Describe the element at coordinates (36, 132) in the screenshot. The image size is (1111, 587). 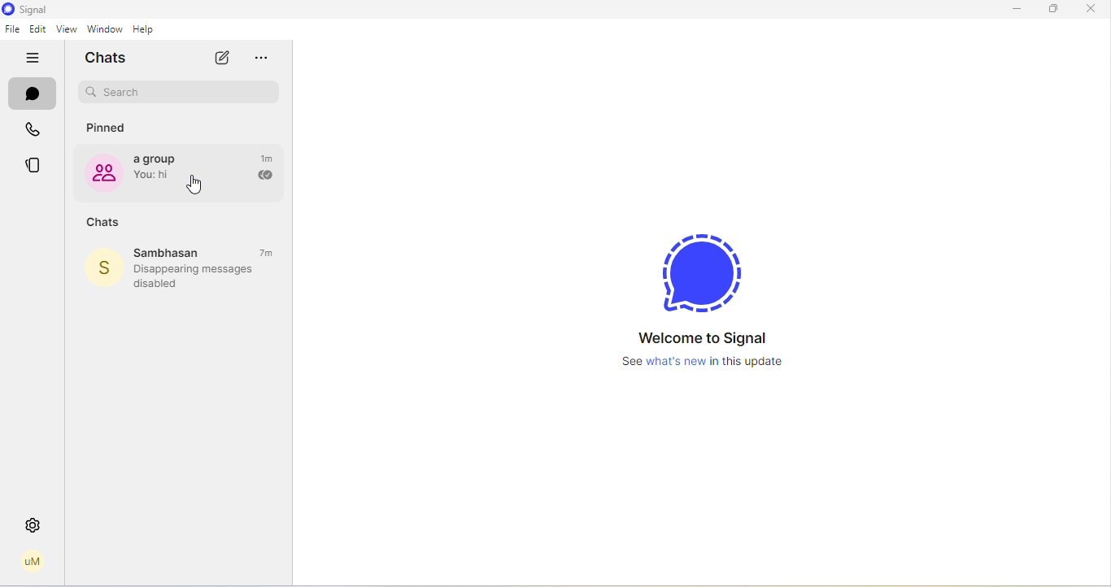
I see `calls` at that location.